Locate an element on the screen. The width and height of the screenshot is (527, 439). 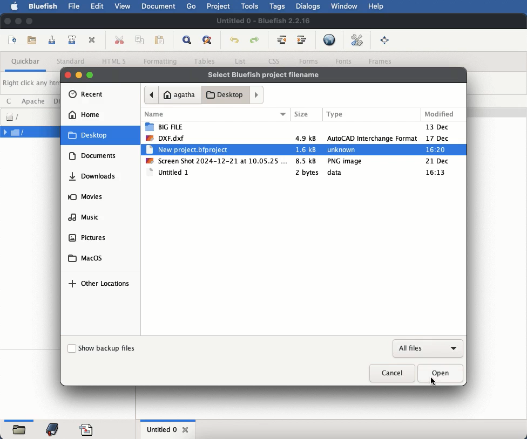
cancel is located at coordinates (391, 373).